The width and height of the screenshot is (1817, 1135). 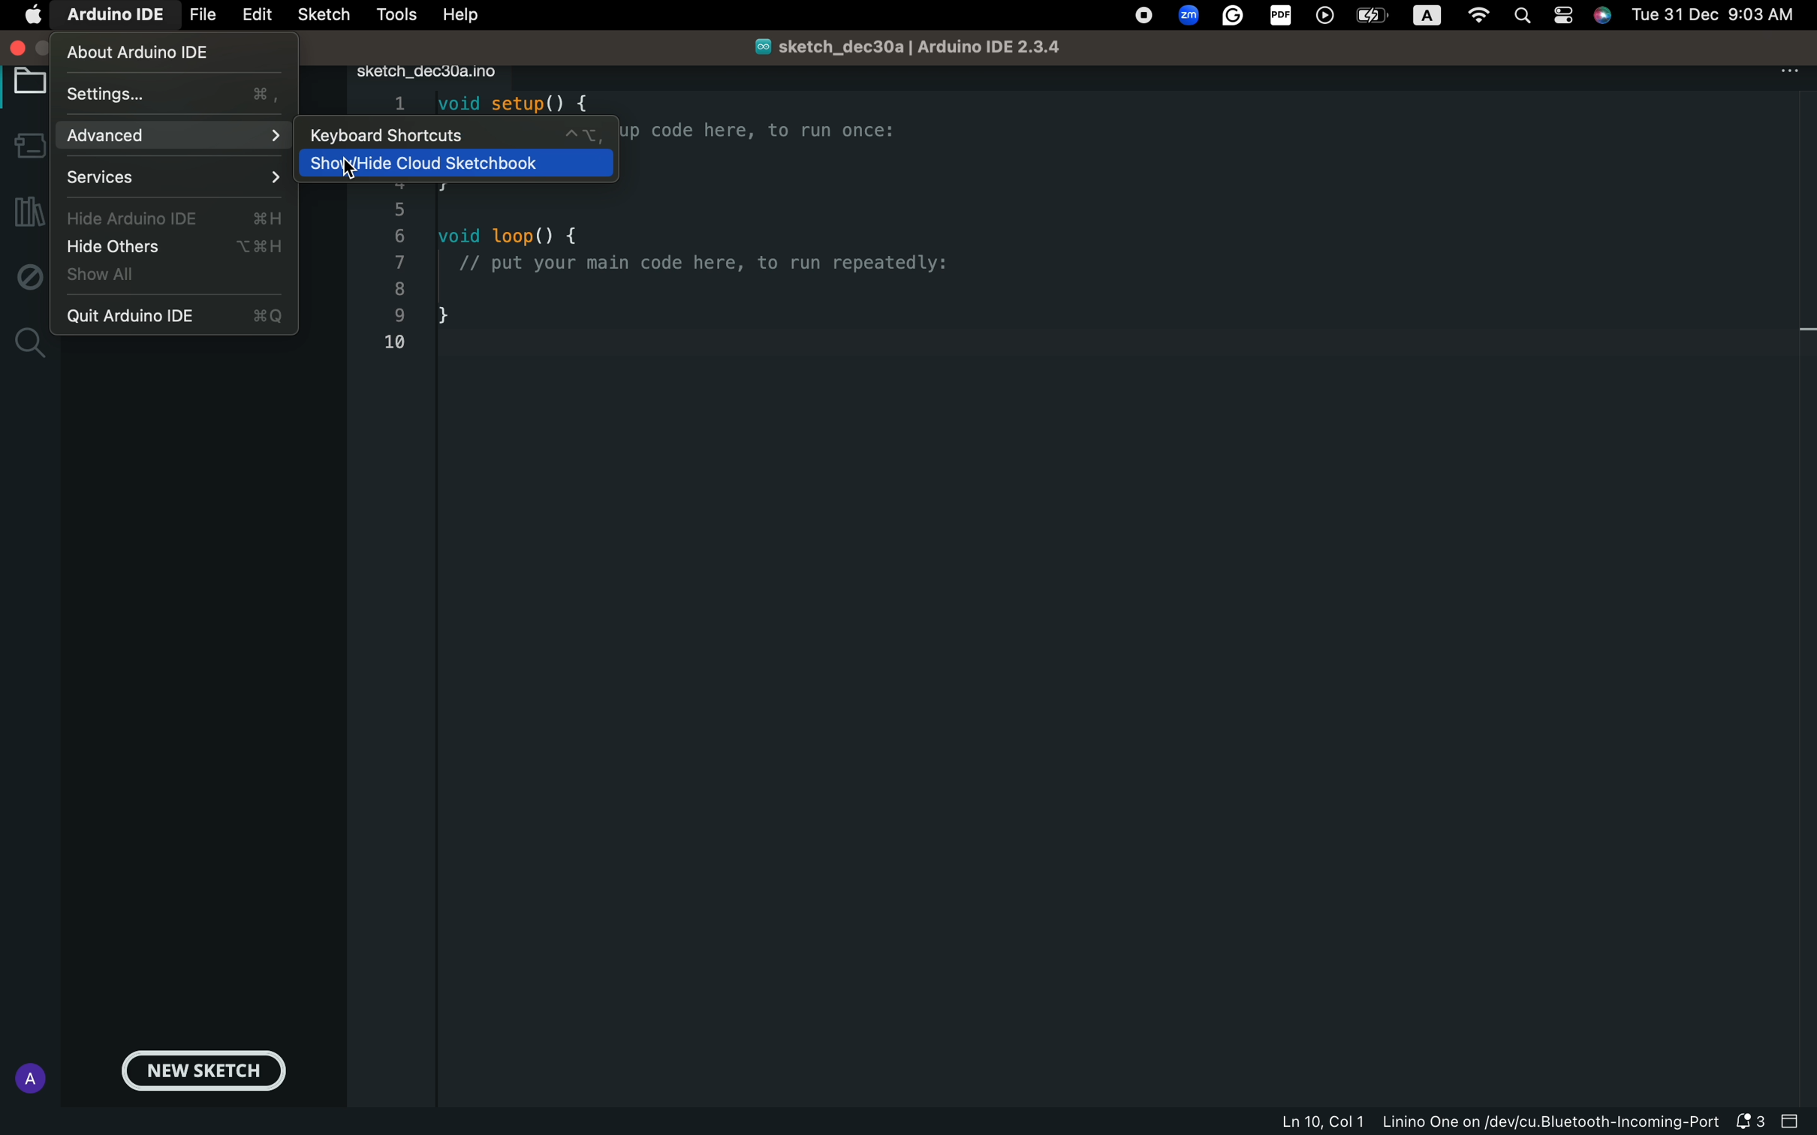 I want to click on board, so click(x=26, y=83).